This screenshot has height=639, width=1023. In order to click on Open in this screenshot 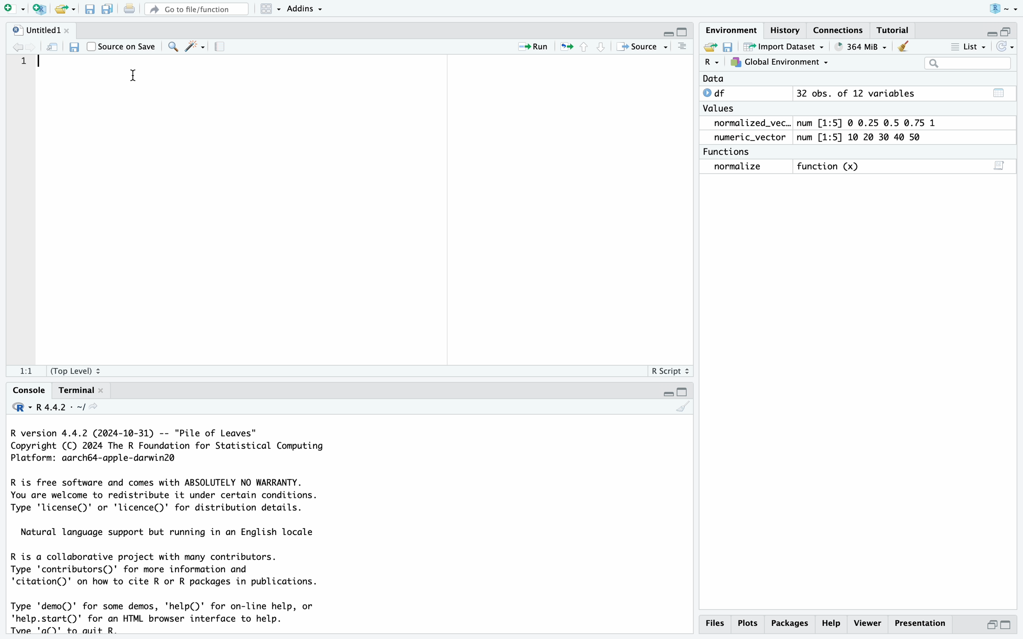, I will do `click(708, 46)`.